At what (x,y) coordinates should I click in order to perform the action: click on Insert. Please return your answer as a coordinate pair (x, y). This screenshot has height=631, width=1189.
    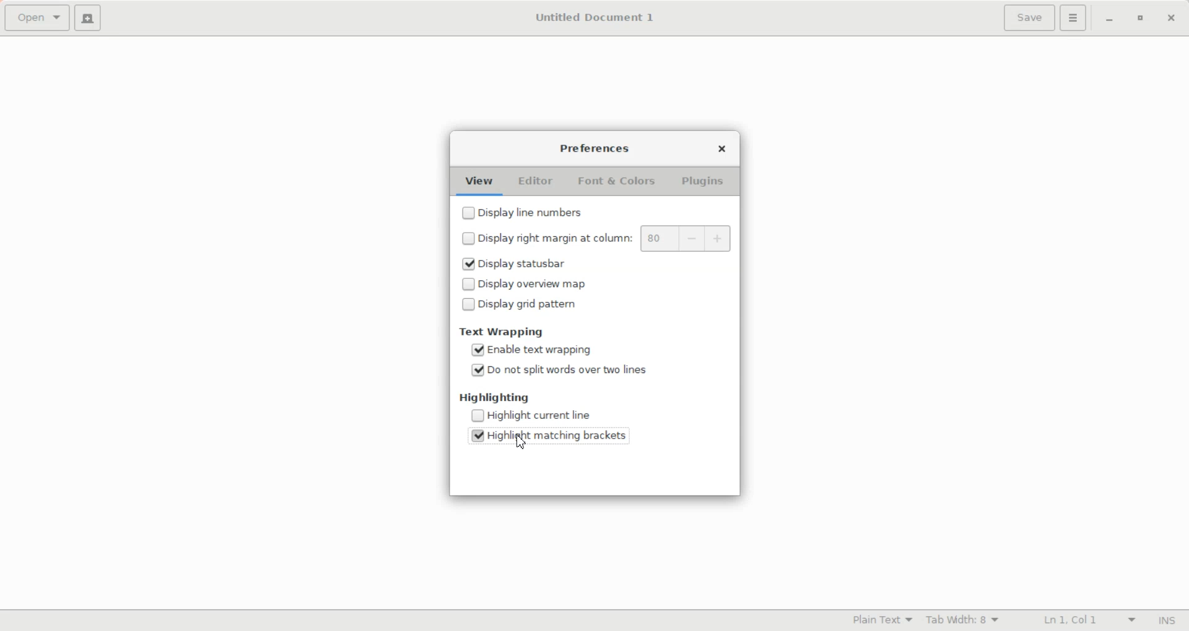
    Looking at the image, I should click on (1163, 620).